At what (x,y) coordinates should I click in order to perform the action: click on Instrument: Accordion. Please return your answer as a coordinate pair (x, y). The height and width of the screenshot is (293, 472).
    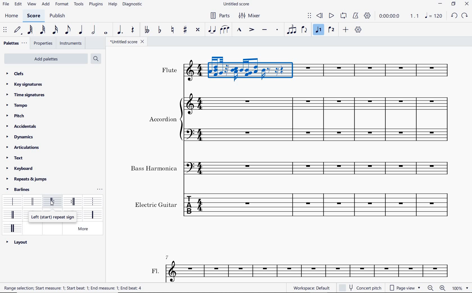
    Looking at the image, I should click on (317, 117).